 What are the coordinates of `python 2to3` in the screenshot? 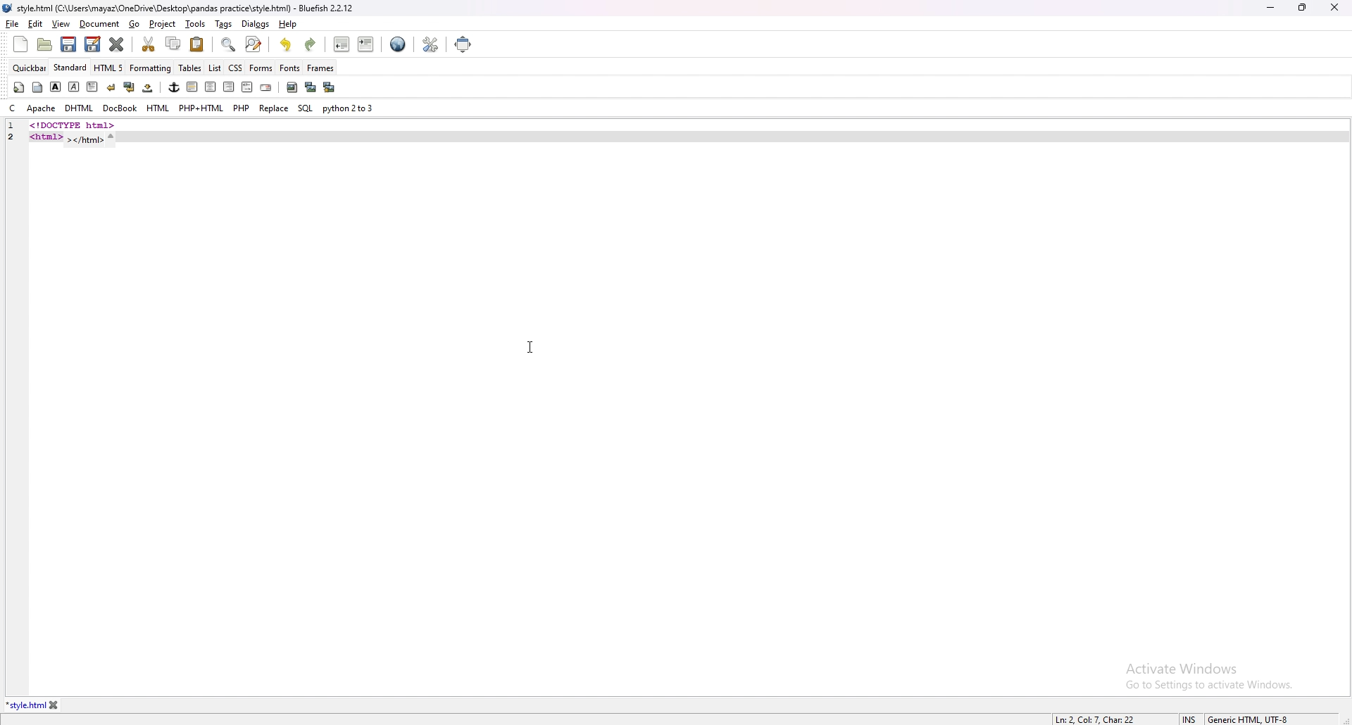 It's located at (350, 108).